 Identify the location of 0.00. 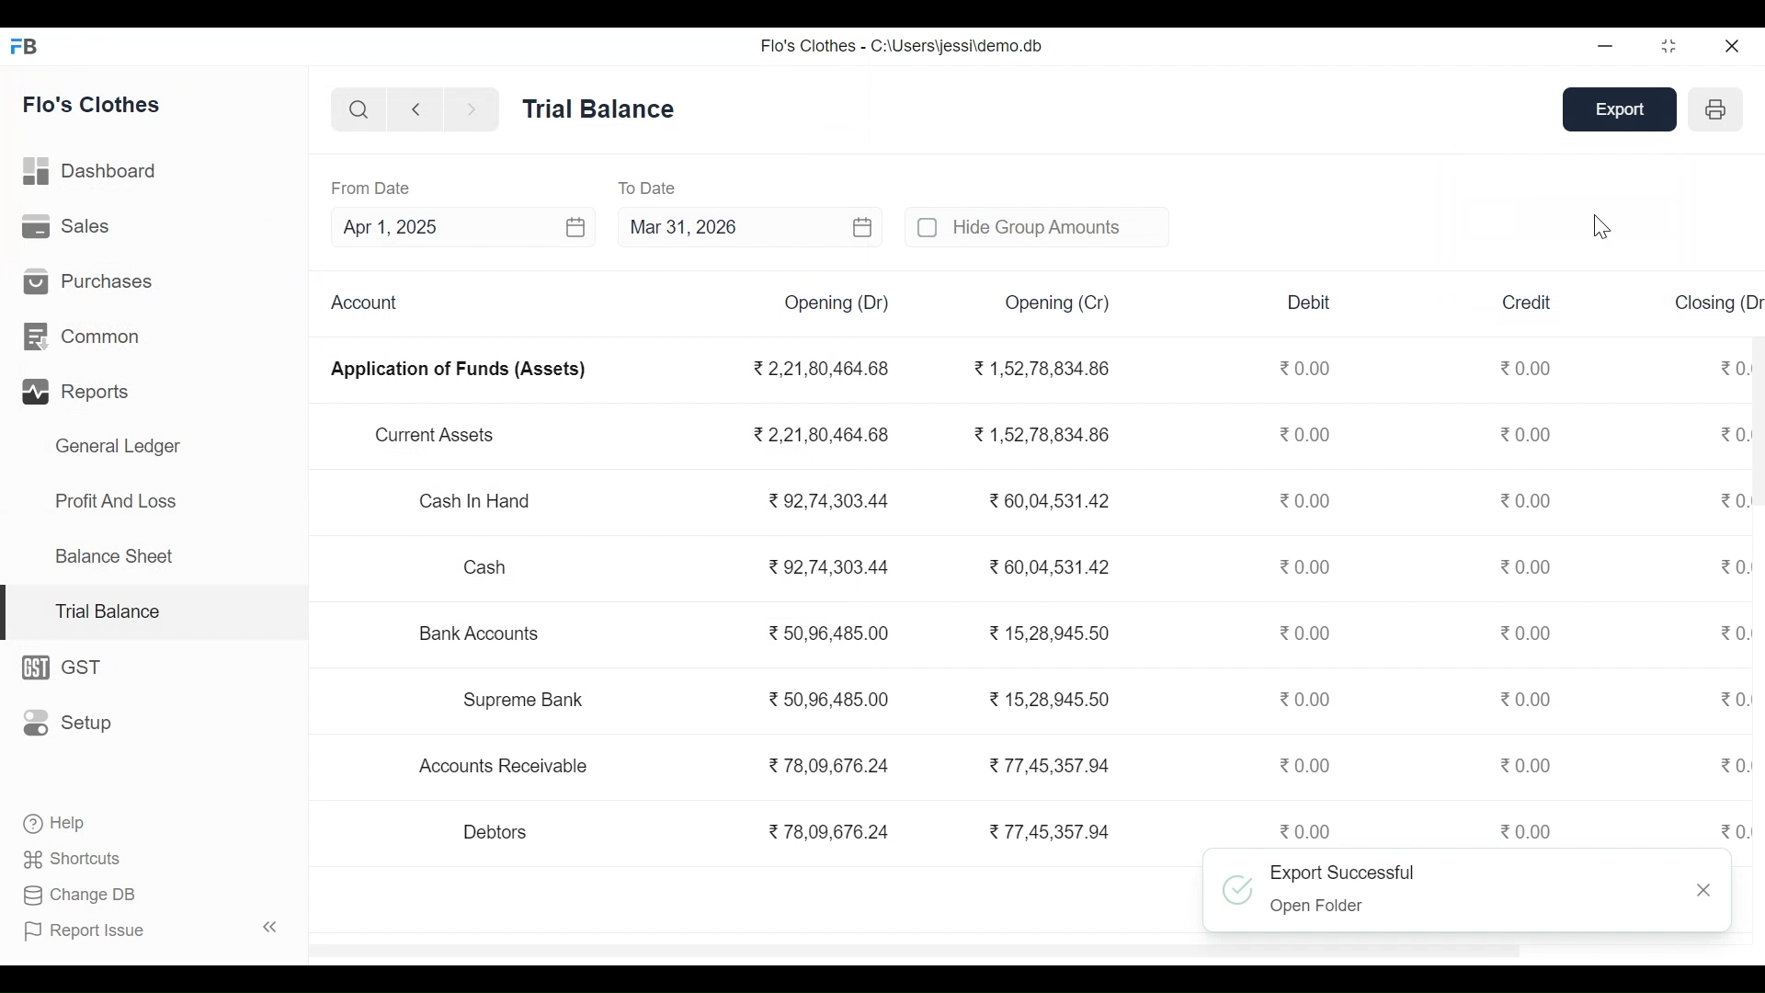
(1734, 566).